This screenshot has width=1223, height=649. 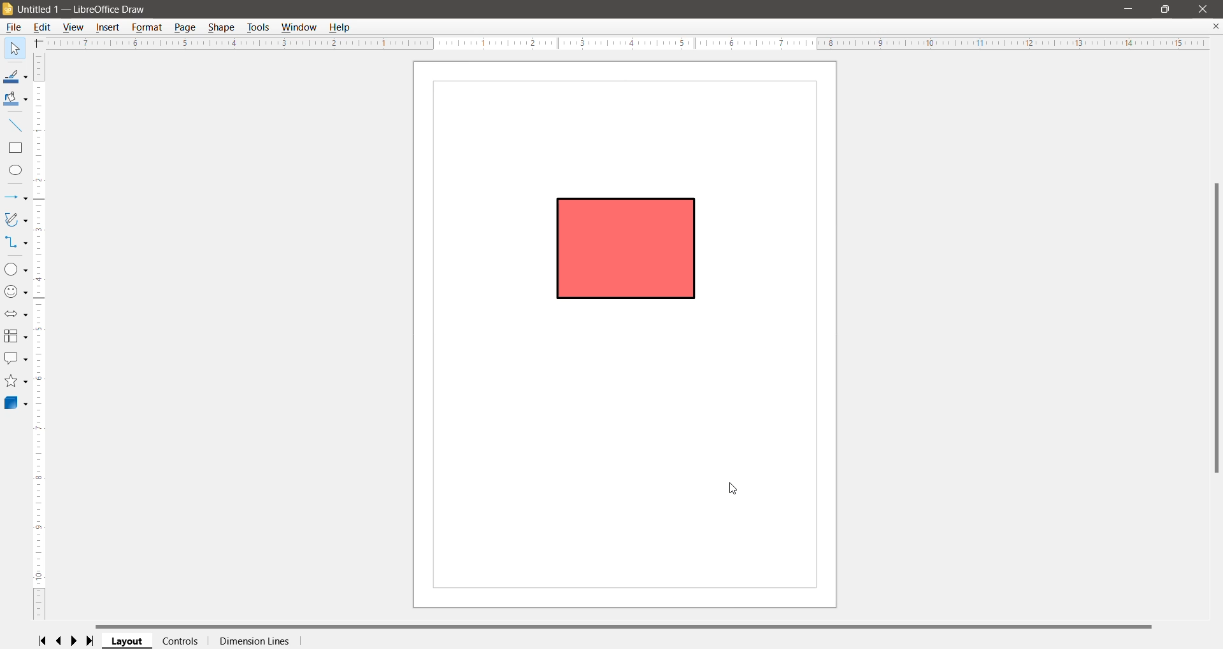 What do you see at coordinates (147, 27) in the screenshot?
I see `Format` at bounding box center [147, 27].